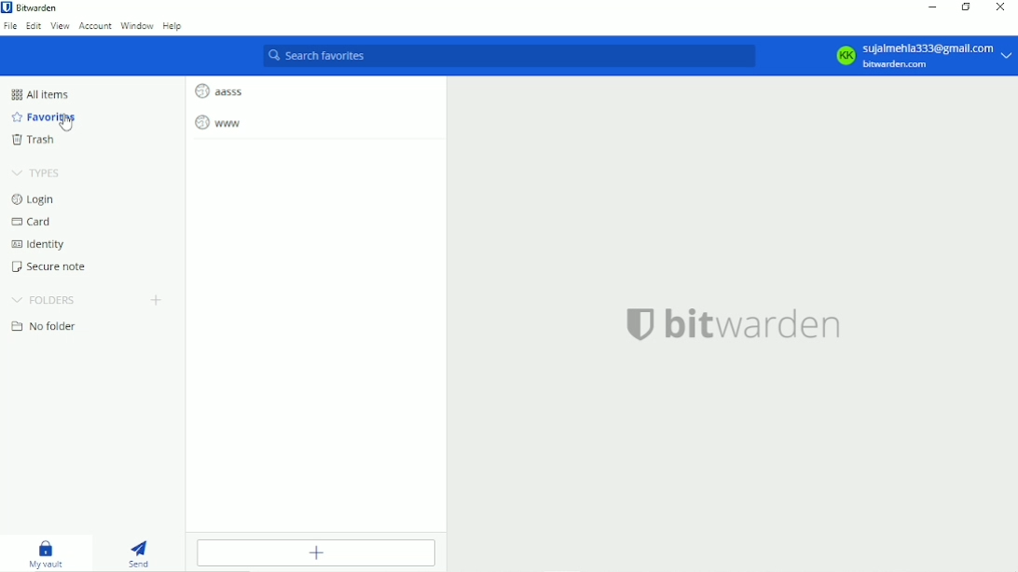 The height and width of the screenshot is (572, 1018). Describe the element at coordinates (33, 198) in the screenshot. I see `Login` at that location.